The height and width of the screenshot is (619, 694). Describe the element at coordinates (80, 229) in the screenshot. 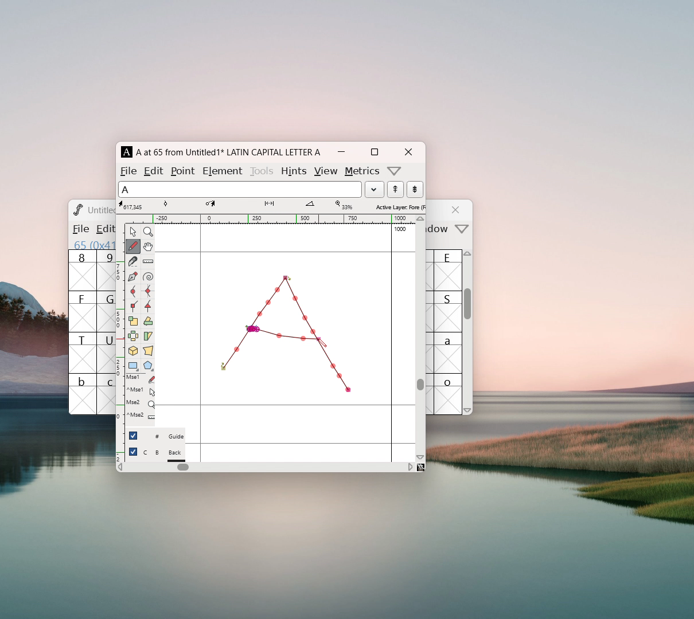

I see `file` at that location.